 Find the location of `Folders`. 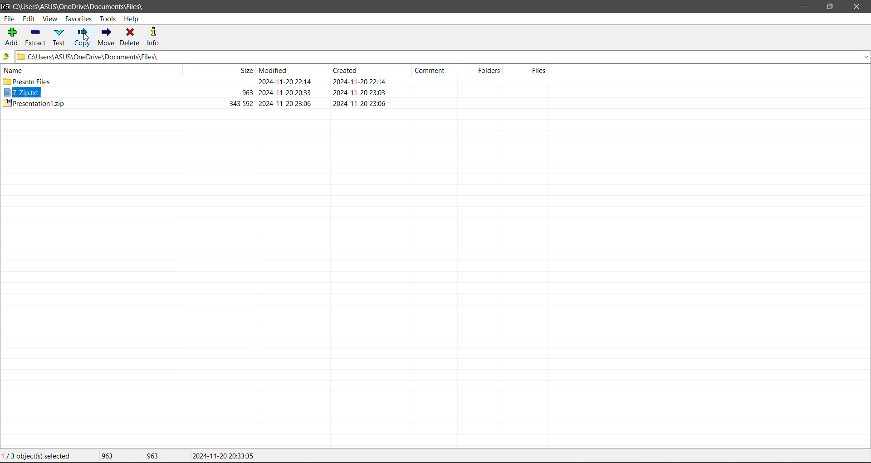

Folders is located at coordinates (485, 73).